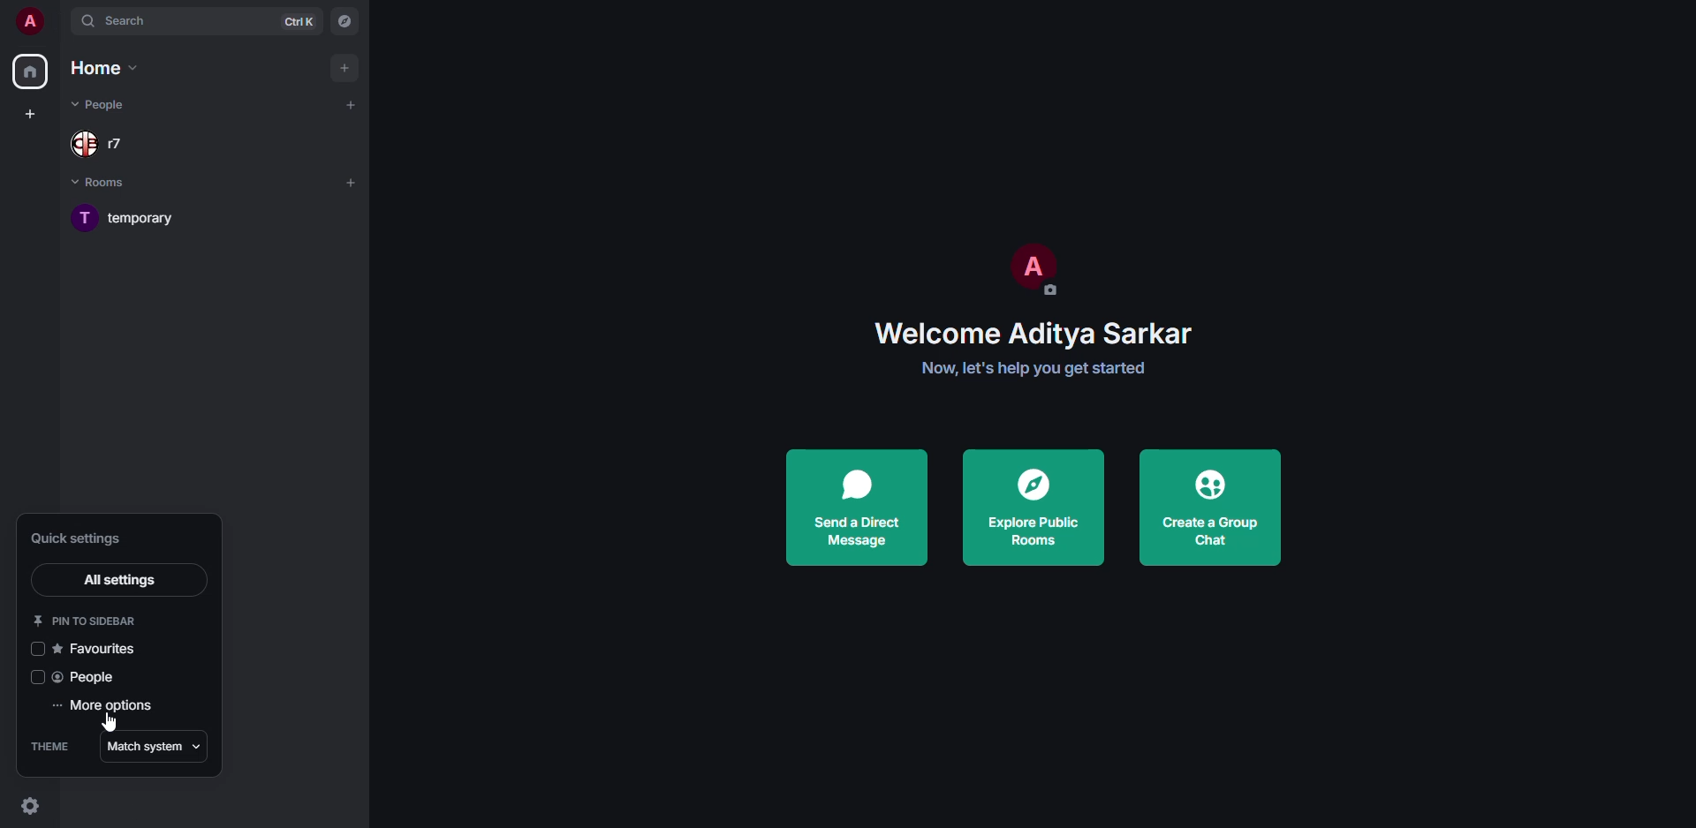  Describe the element at coordinates (88, 676) in the screenshot. I see `people` at that location.